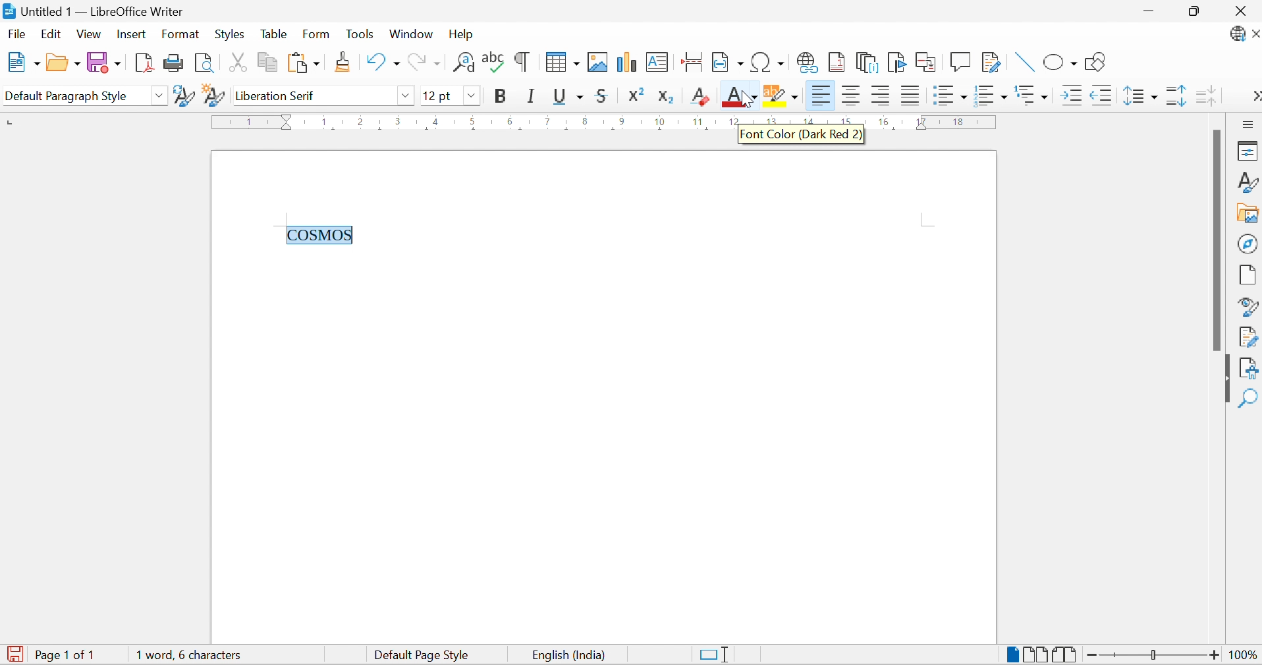 The image size is (1262, 665). What do you see at coordinates (317, 34) in the screenshot?
I see `Form` at bounding box center [317, 34].